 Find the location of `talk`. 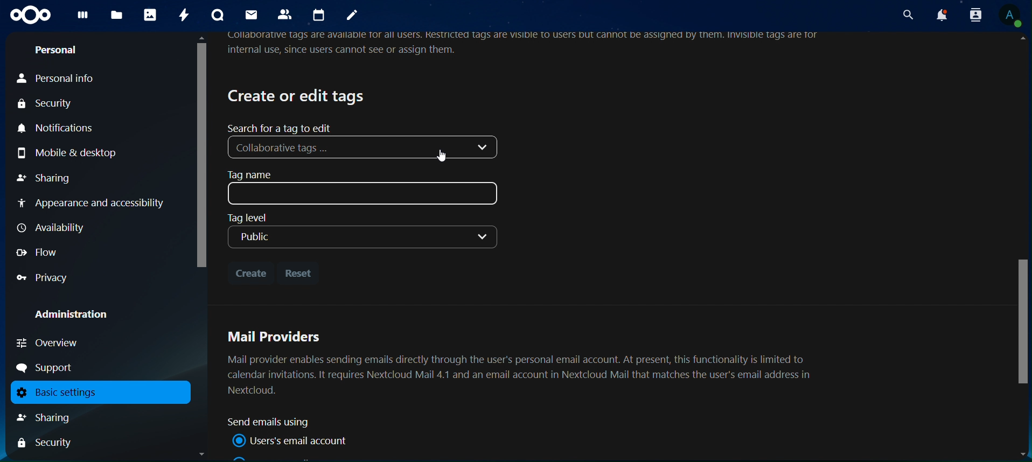

talk is located at coordinates (217, 15).